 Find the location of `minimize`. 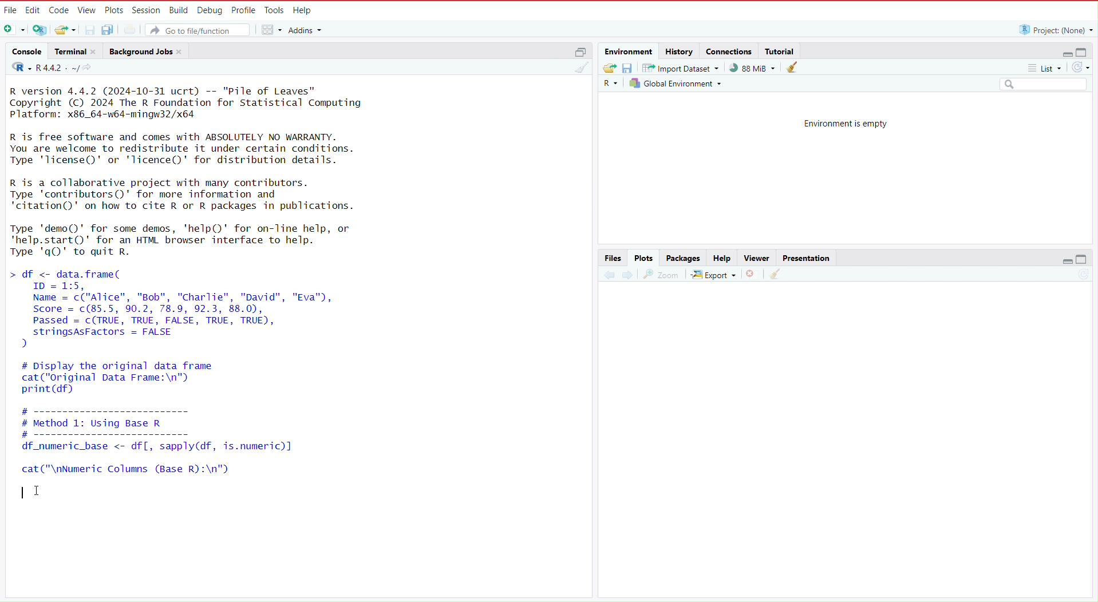

minimize is located at coordinates (1066, 260).